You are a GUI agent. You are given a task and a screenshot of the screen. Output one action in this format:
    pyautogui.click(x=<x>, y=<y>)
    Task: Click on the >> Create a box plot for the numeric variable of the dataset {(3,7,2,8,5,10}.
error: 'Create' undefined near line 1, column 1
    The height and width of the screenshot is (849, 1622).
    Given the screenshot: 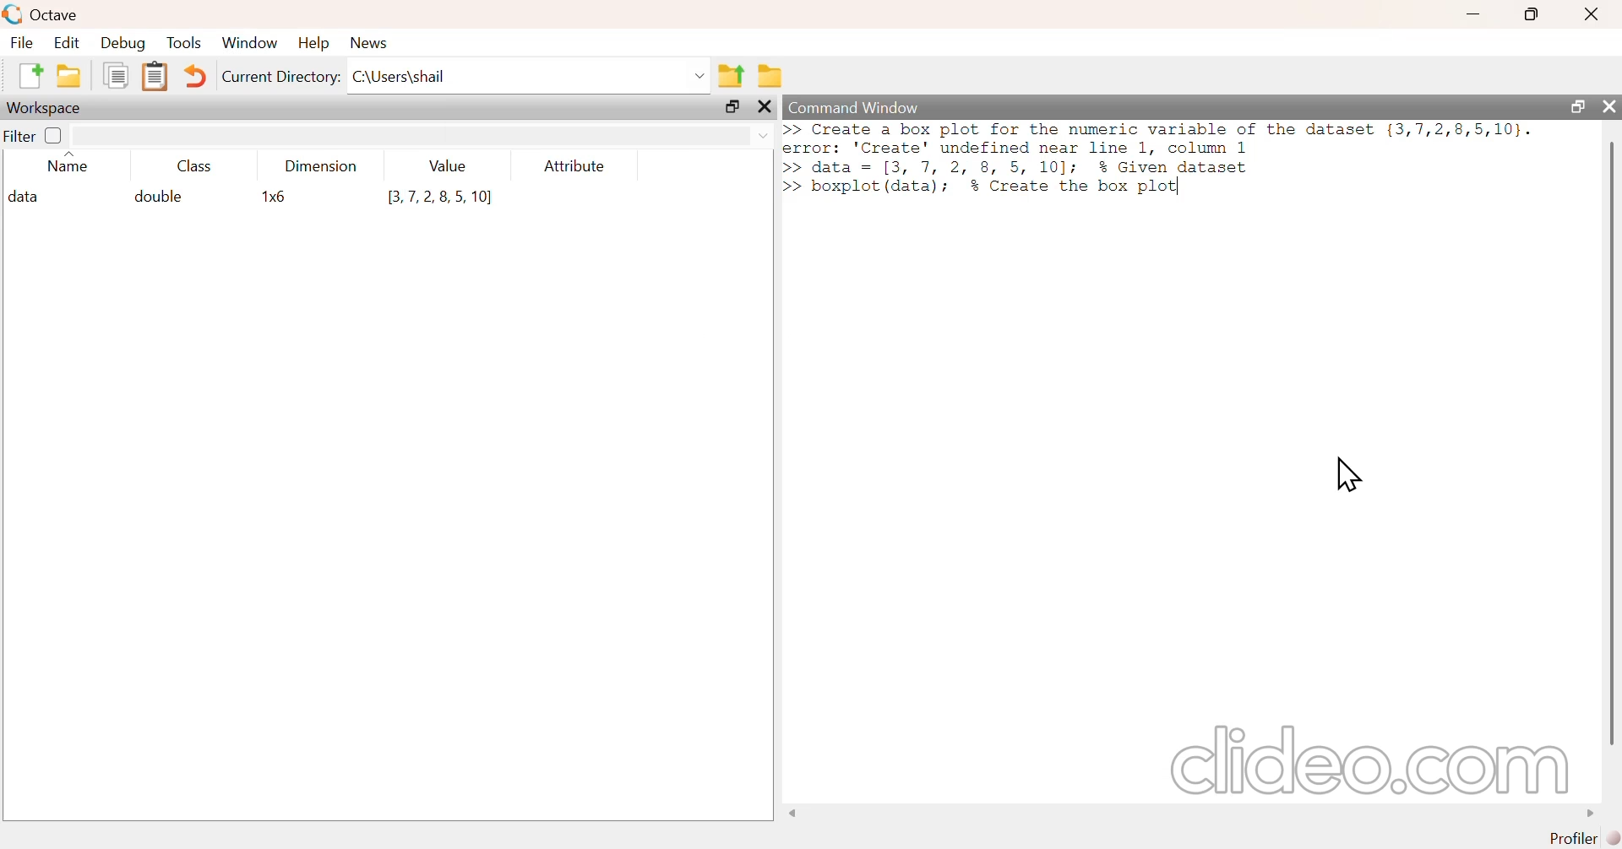 What is the action you would take?
    pyautogui.click(x=1162, y=137)
    